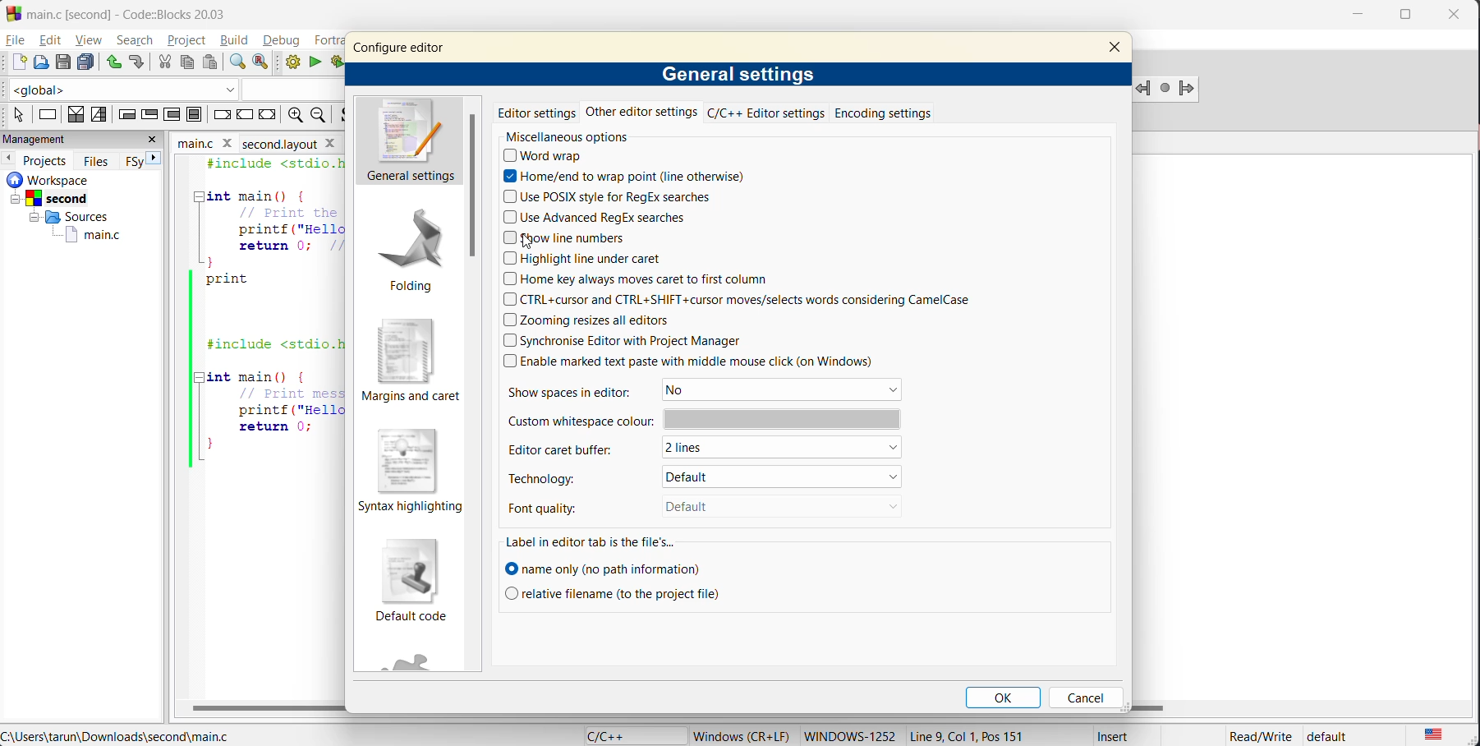  Describe the element at coordinates (334, 145) in the screenshot. I see `close` at that location.